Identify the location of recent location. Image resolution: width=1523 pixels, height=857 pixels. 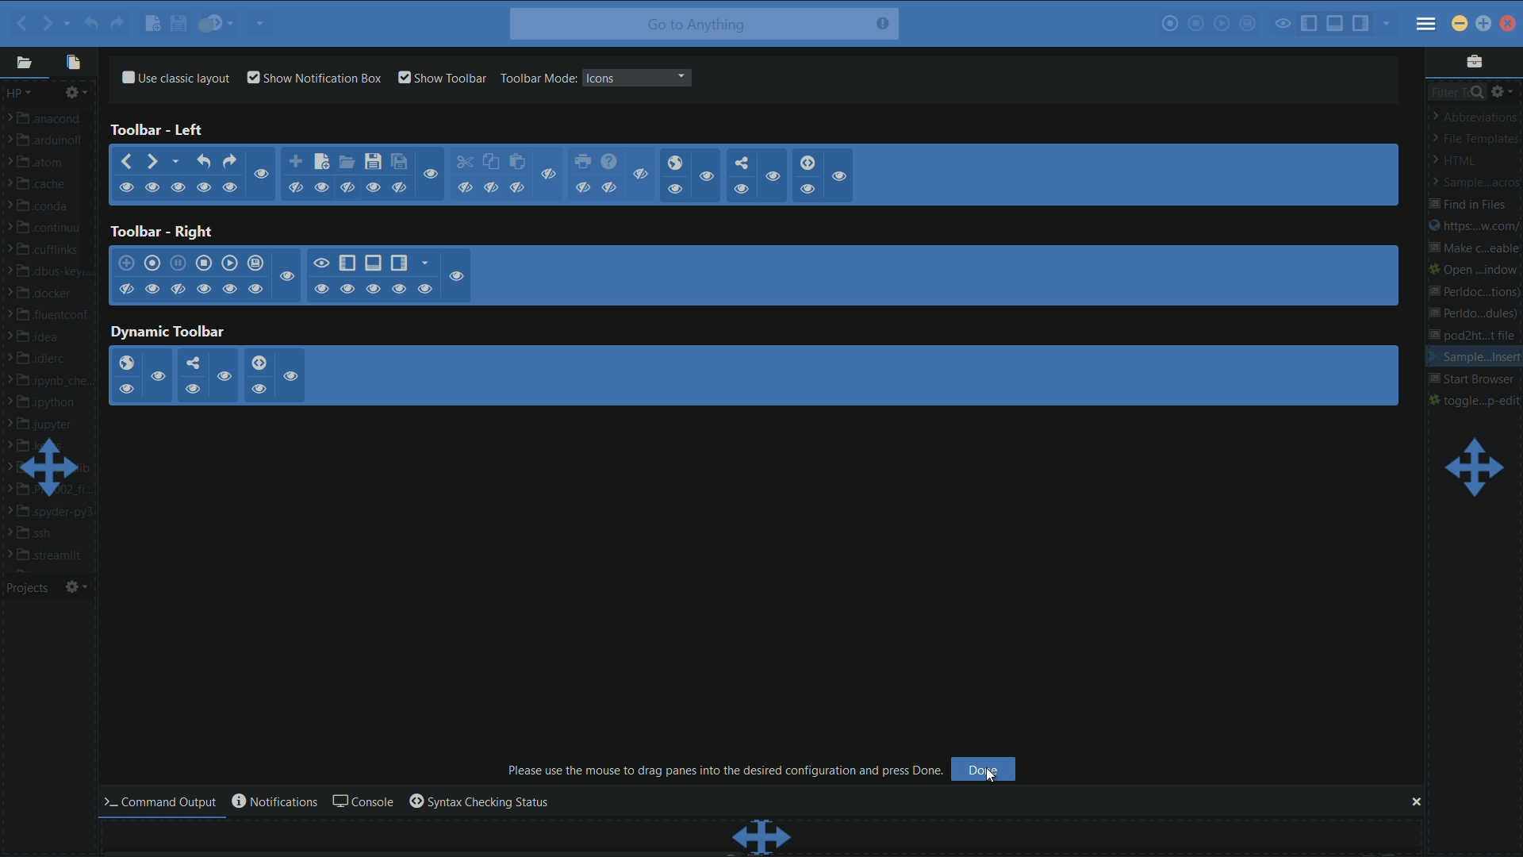
(178, 160).